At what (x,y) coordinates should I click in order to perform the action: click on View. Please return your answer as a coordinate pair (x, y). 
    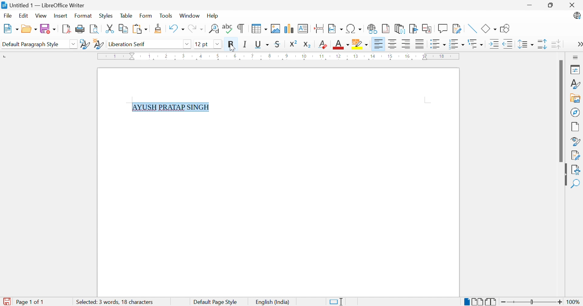
    Looking at the image, I should click on (41, 15).